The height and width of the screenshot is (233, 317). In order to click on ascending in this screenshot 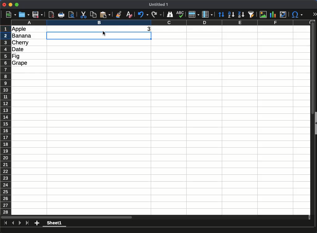, I will do `click(231, 15)`.